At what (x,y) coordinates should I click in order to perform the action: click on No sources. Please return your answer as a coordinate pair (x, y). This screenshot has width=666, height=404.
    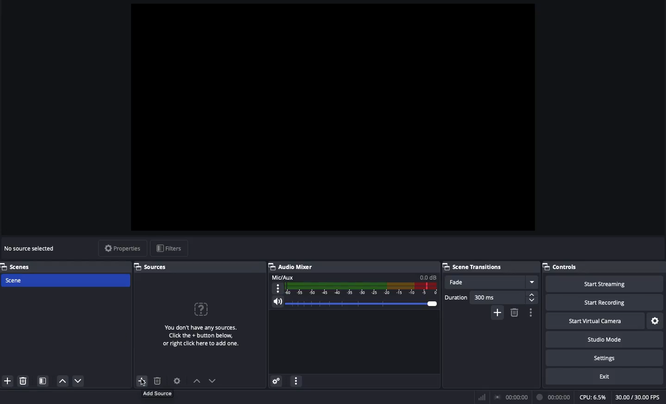
    Looking at the image, I should click on (202, 319).